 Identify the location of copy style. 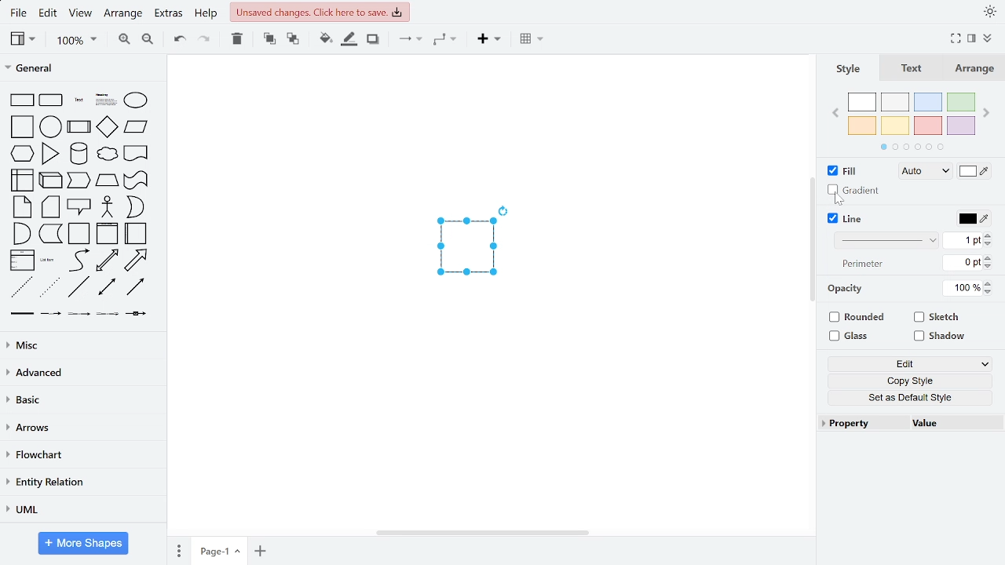
(912, 381).